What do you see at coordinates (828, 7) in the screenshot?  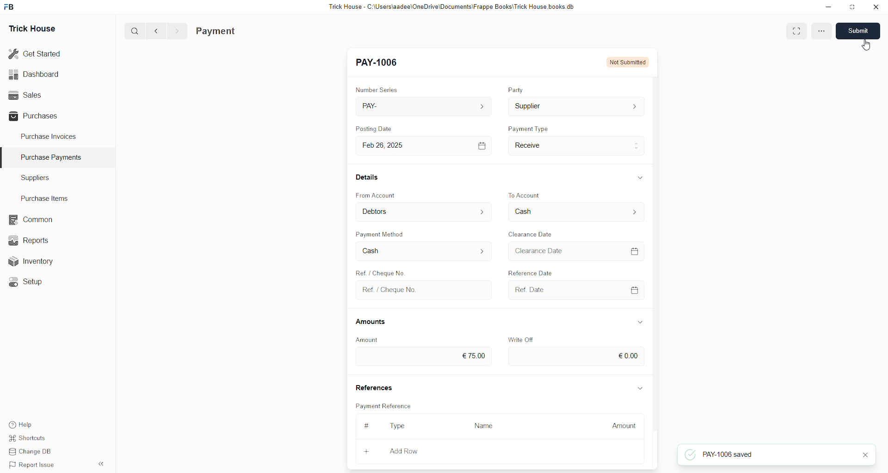 I see `Minimize` at bounding box center [828, 7].